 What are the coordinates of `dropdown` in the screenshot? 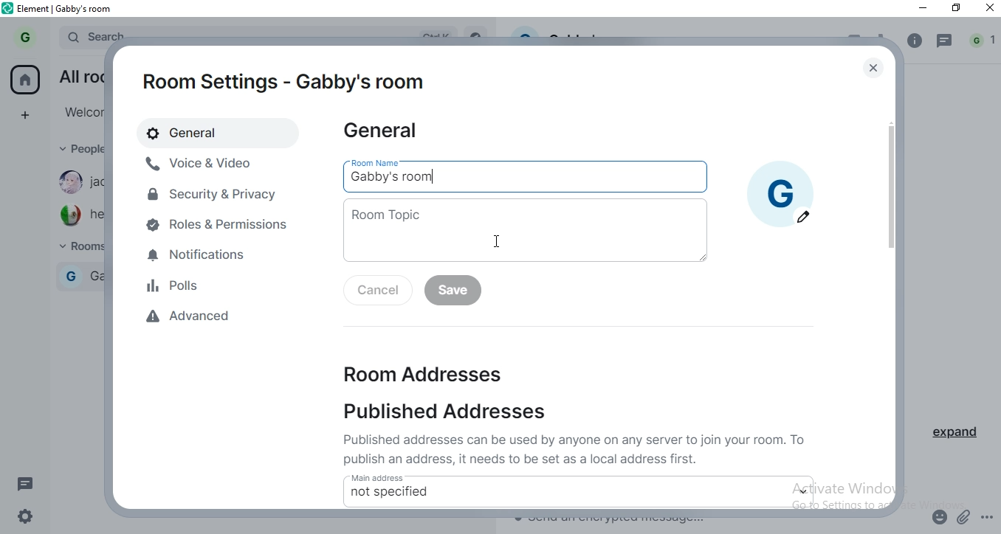 It's located at (801, 491).